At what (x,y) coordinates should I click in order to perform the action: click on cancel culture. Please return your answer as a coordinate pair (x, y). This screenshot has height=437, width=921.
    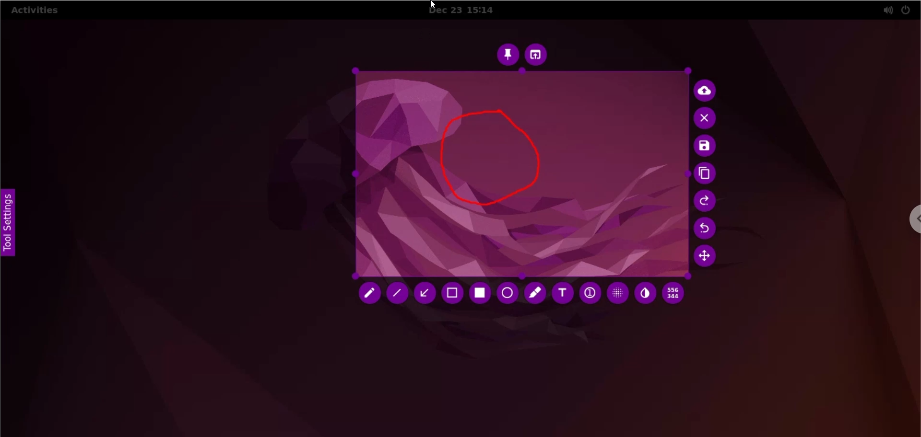
    Looking at the image, I should click on (707, 119).